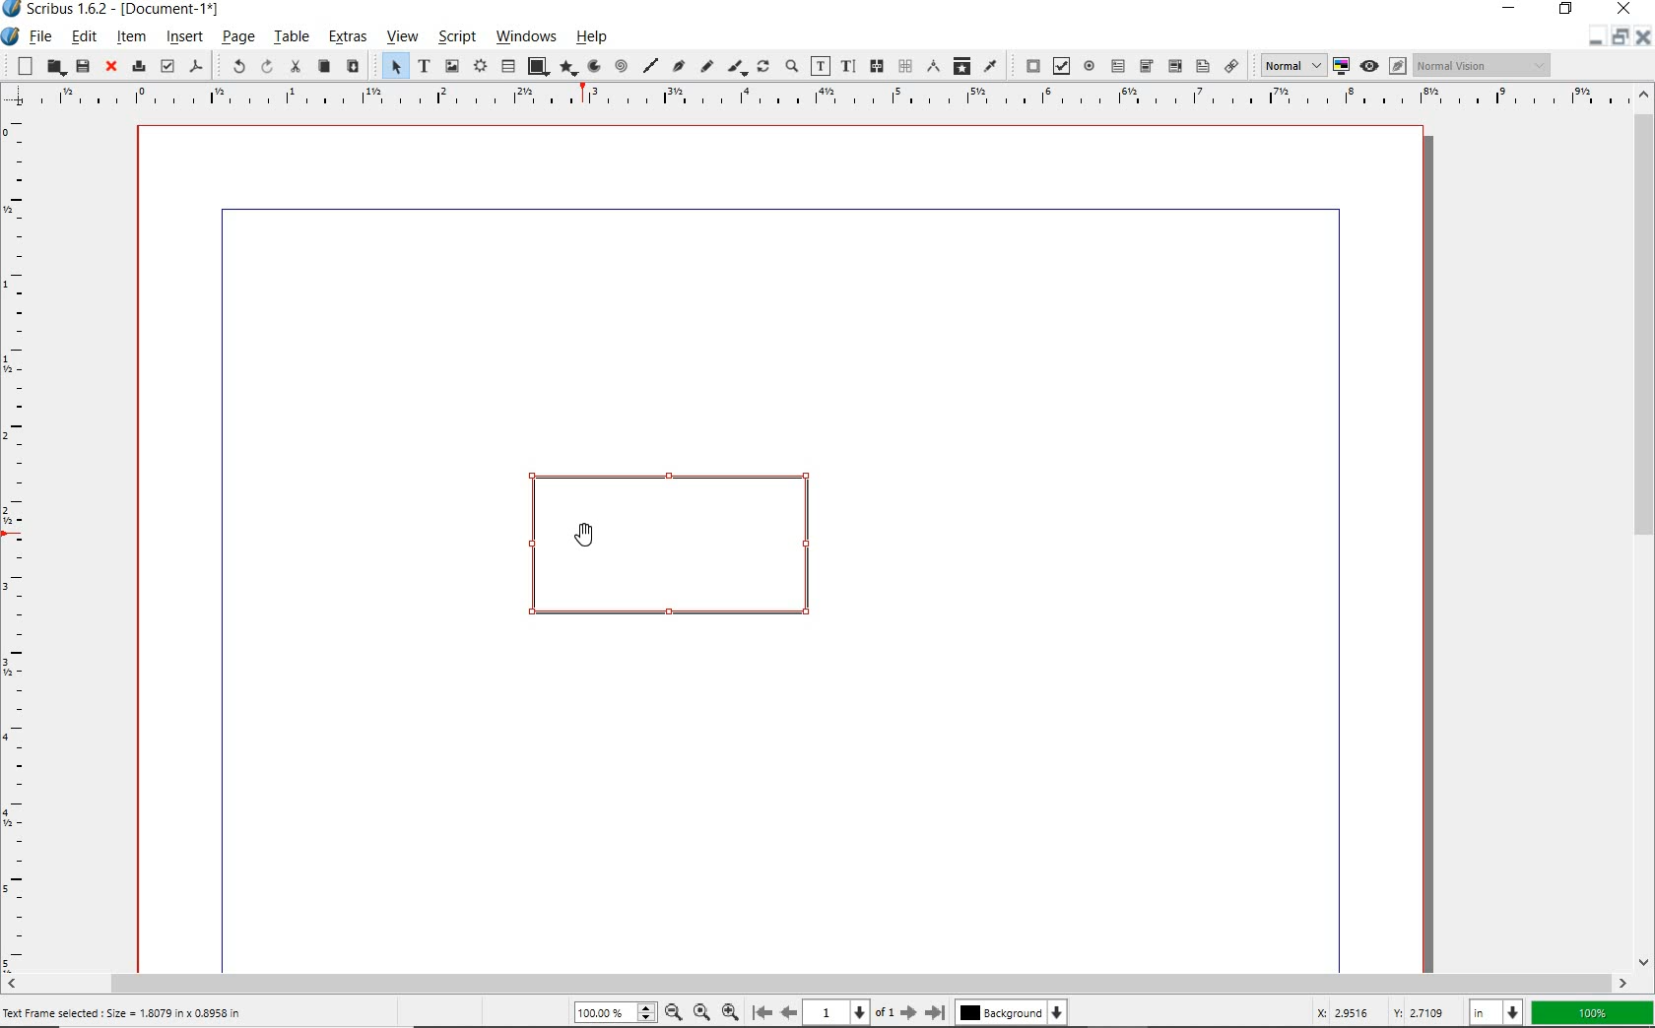 Image resolution: width=1655 pixels, height=1028 pixels. I want to click on image frame, so click(451, 65).